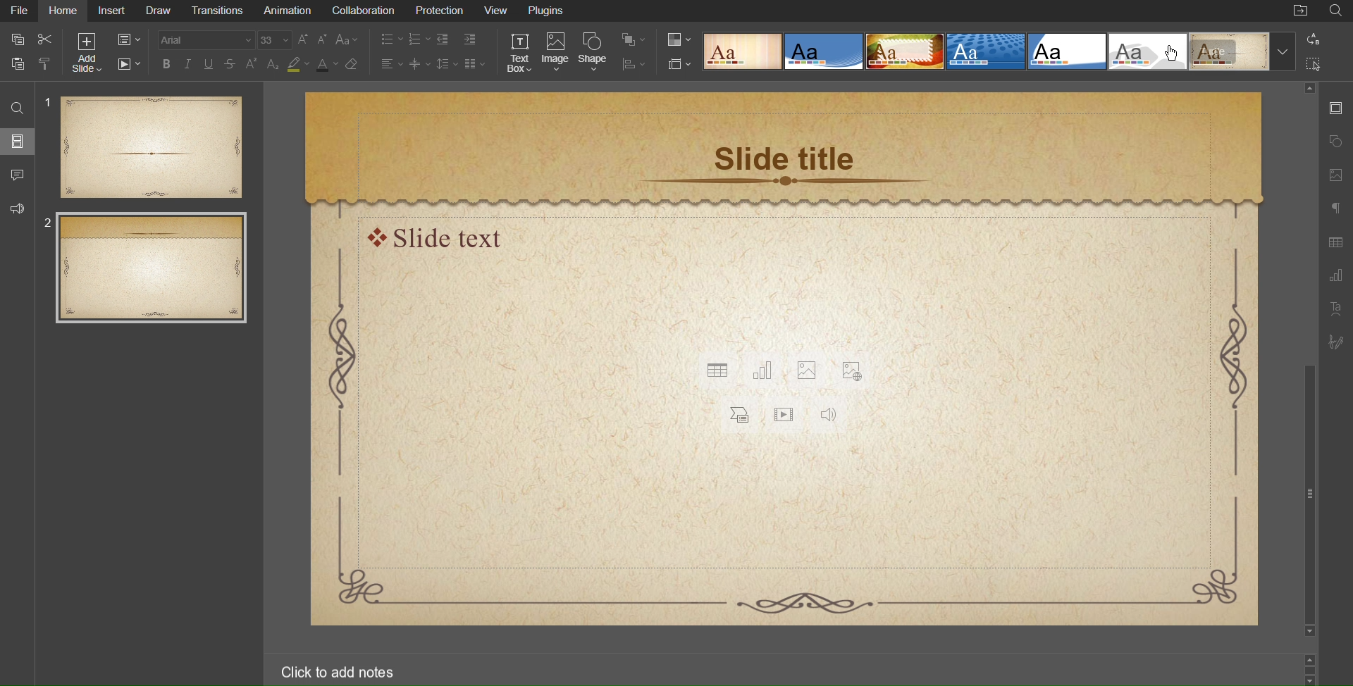  Describe the element at coordinates (17, 206) in the screenshot. I see `Feedback and Support` at that location.